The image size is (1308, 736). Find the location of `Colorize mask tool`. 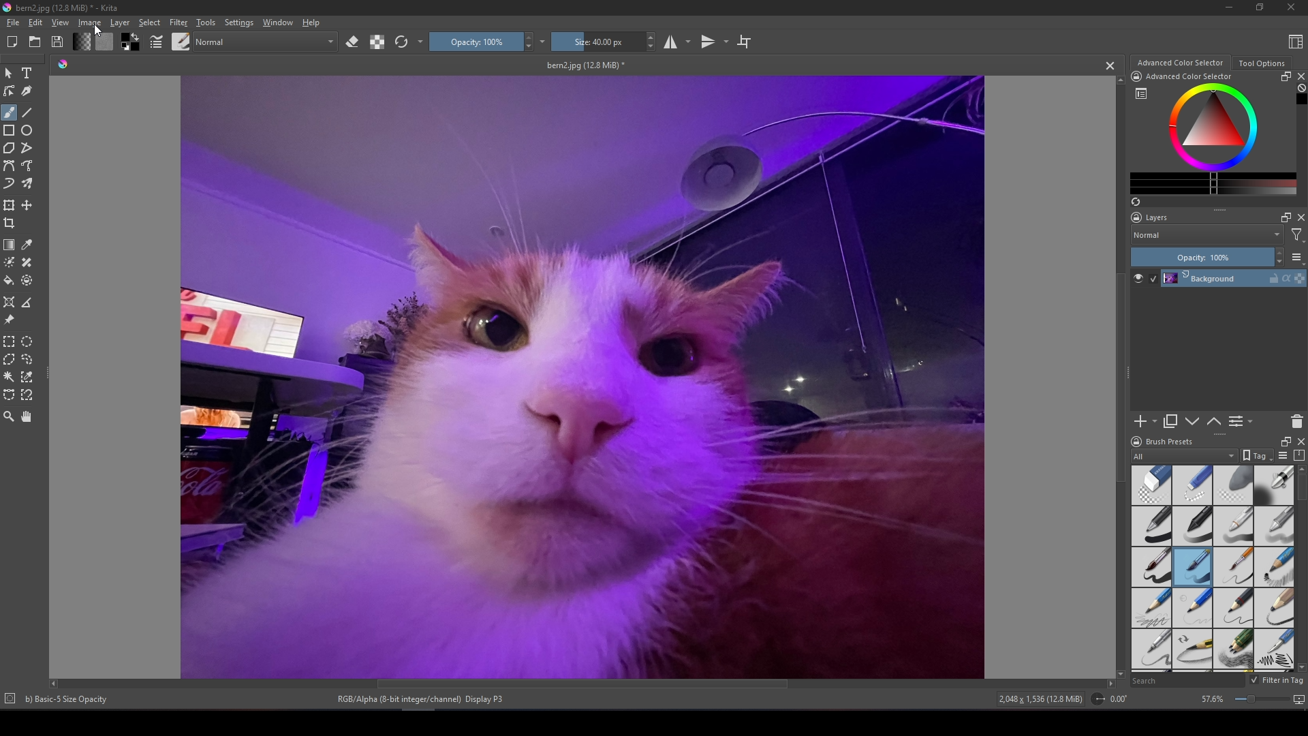

Colorize mask tool is located at coordinates (10, 262).